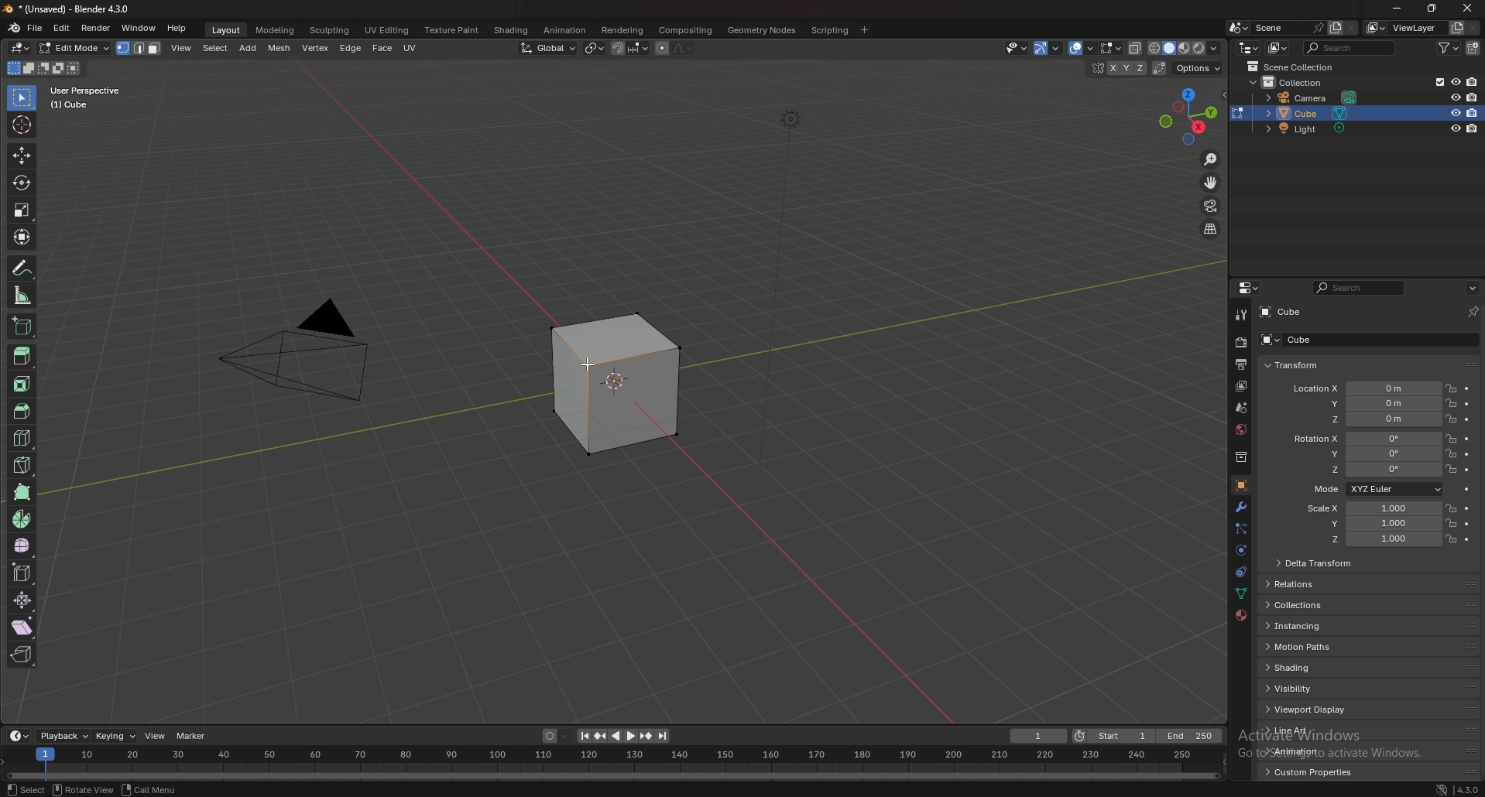 The width and height of the screenshot is (1485, 797). Describe the element at coordinates (1242, 341) in the screenshot. I see `render` at that location.